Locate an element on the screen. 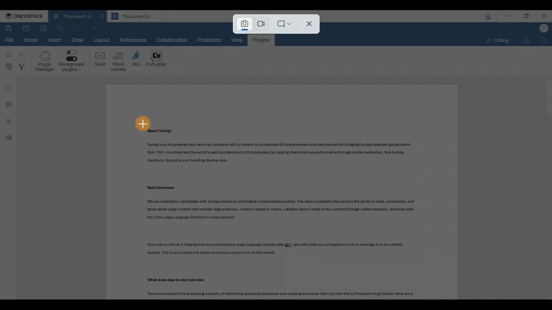  CV builder is located at coordinates (157, 60).